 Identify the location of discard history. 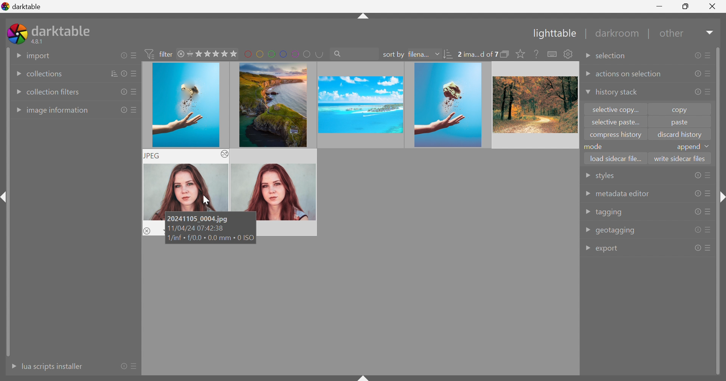
(680, 135).